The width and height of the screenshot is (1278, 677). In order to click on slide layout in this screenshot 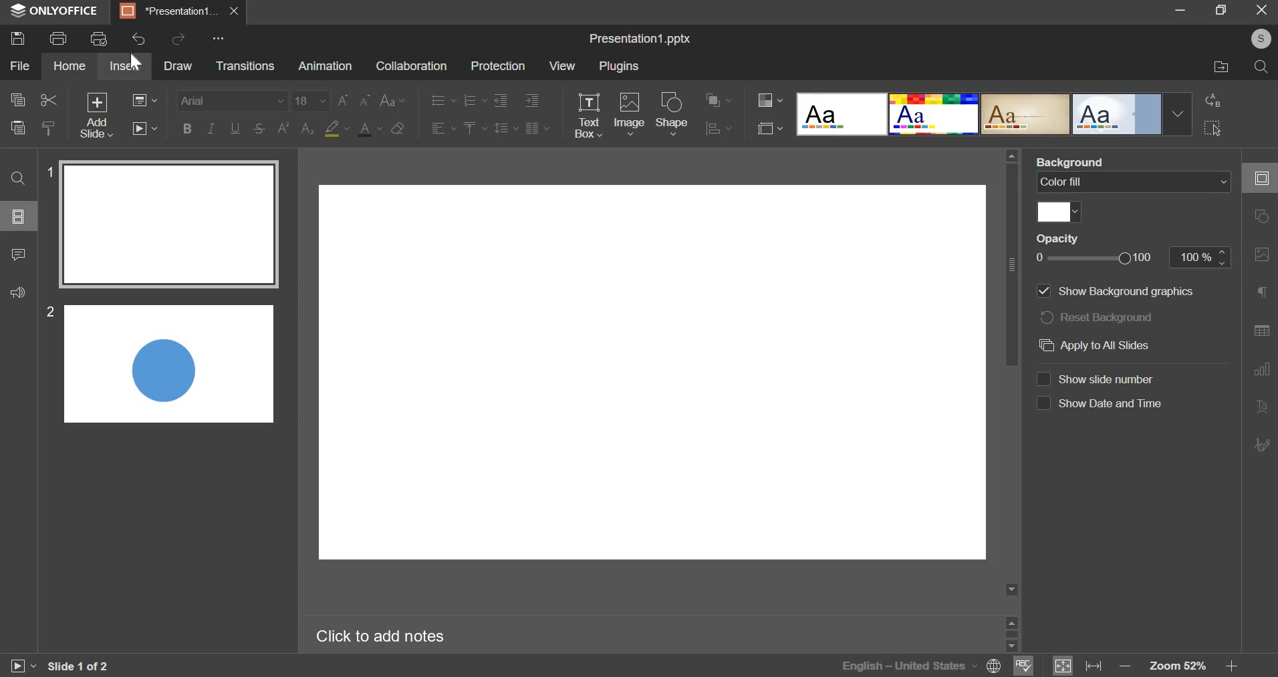, I will do `click(146, 100)`.